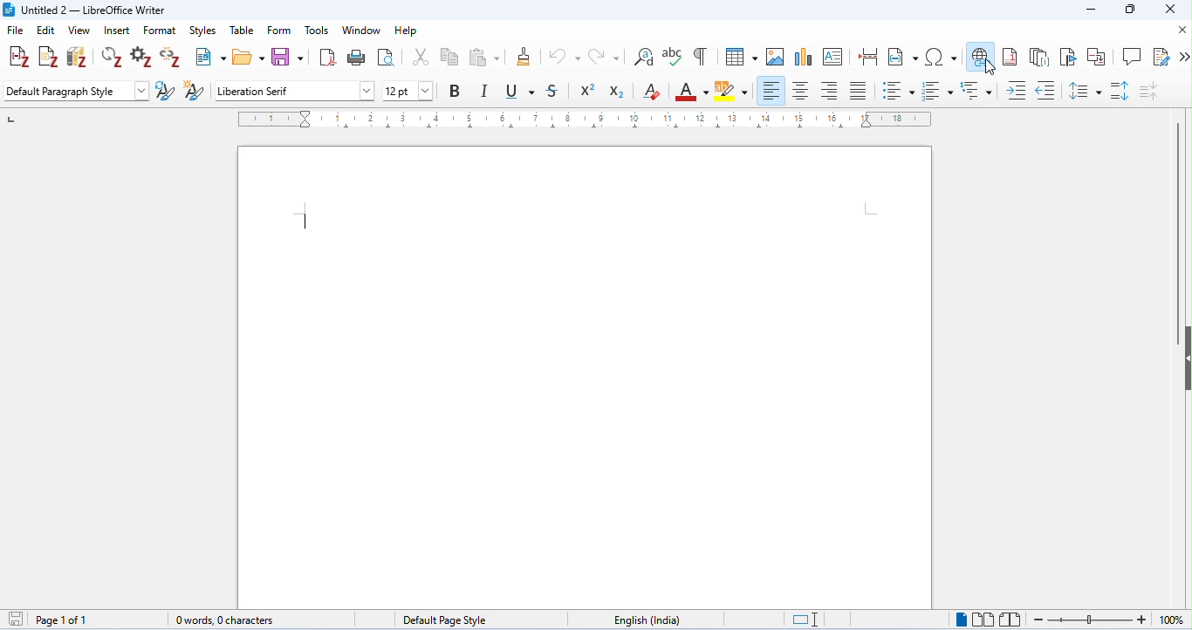 The height and width of the screenshot is (630, 1192). I want to click on insert endnote, so click(1041, 57).